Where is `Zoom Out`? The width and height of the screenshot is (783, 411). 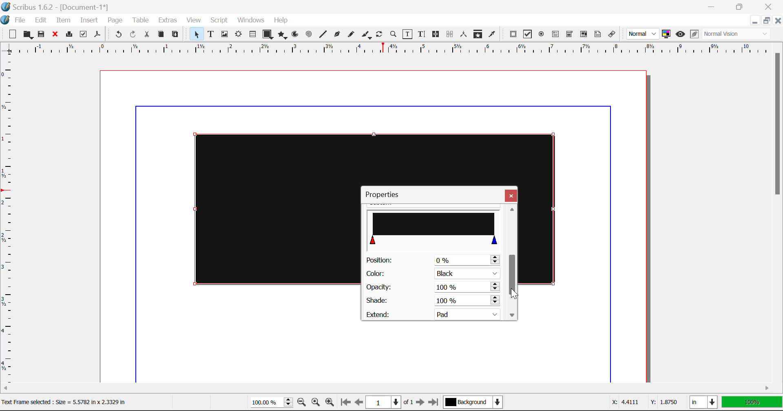 Zoom Out is located at coordinates (303, 403).